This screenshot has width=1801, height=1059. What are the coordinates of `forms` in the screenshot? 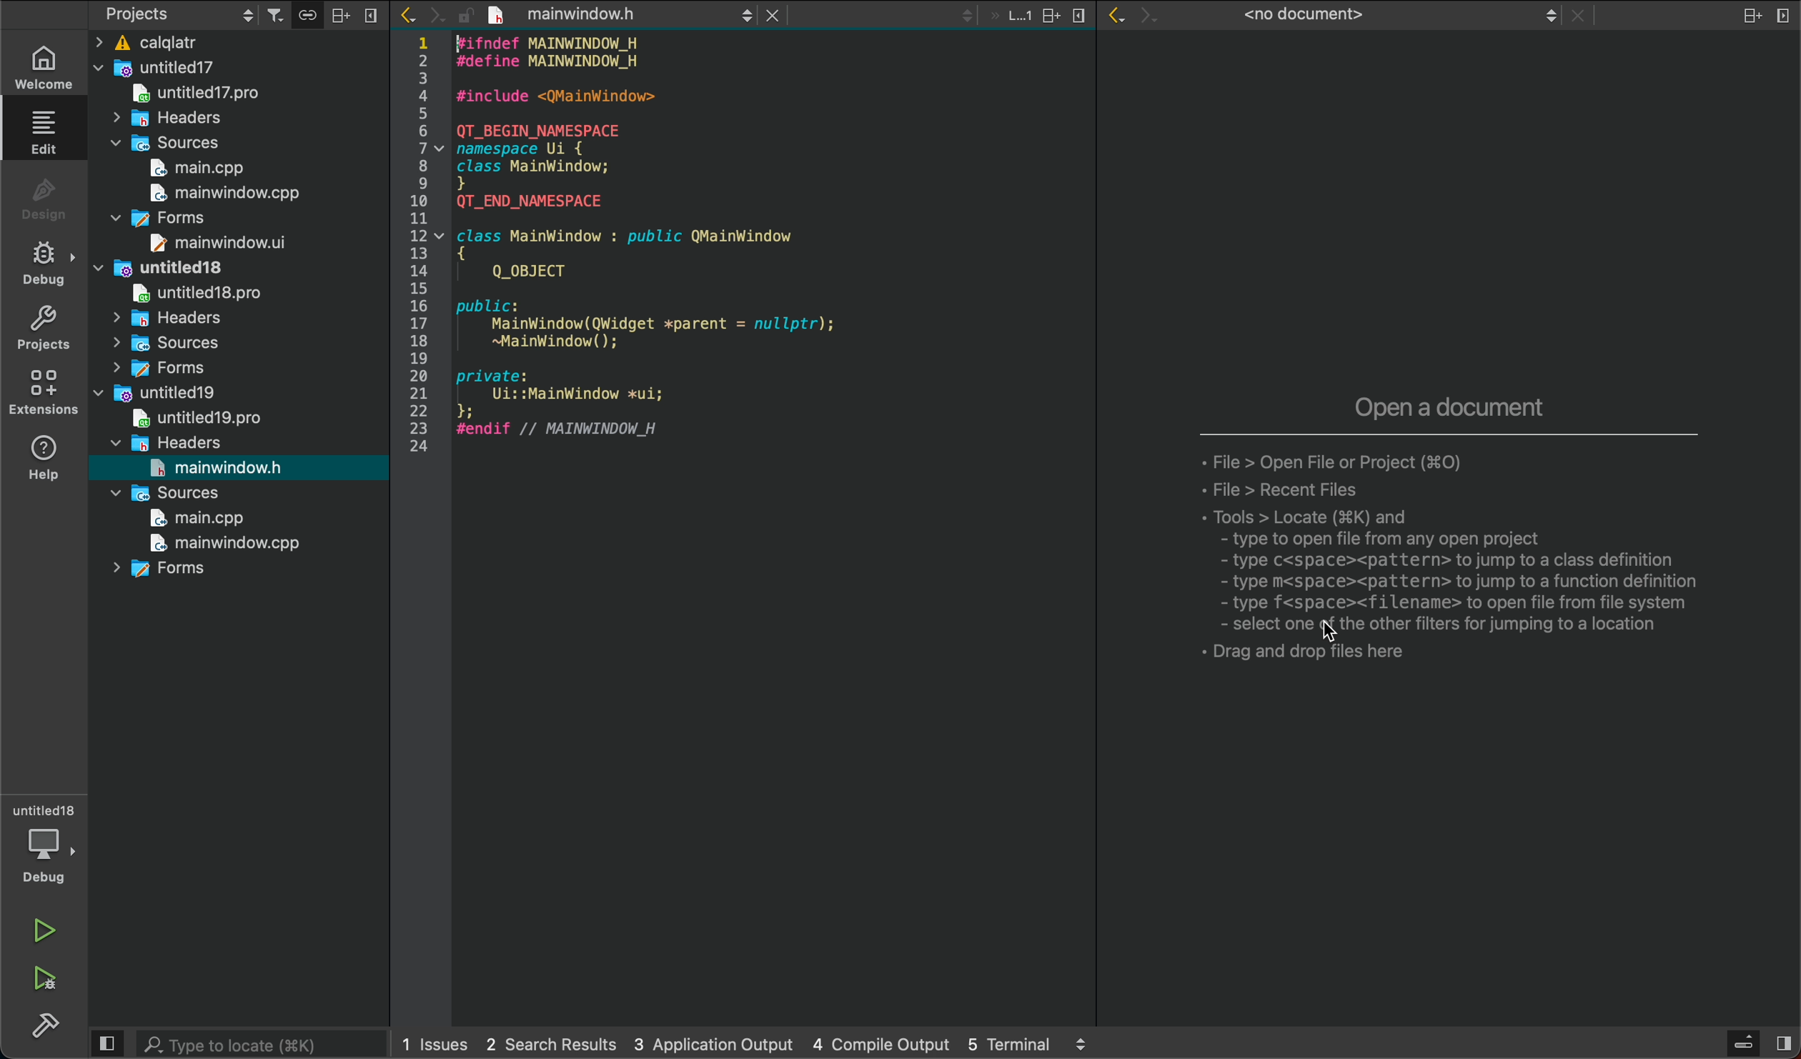 It's located at (173, 218).